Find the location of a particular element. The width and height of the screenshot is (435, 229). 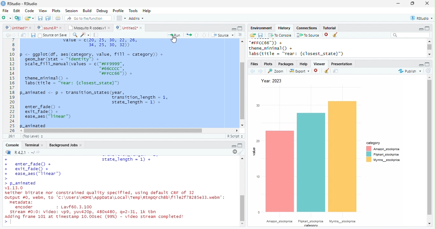

scroll left is located at coordinates (237, 130).